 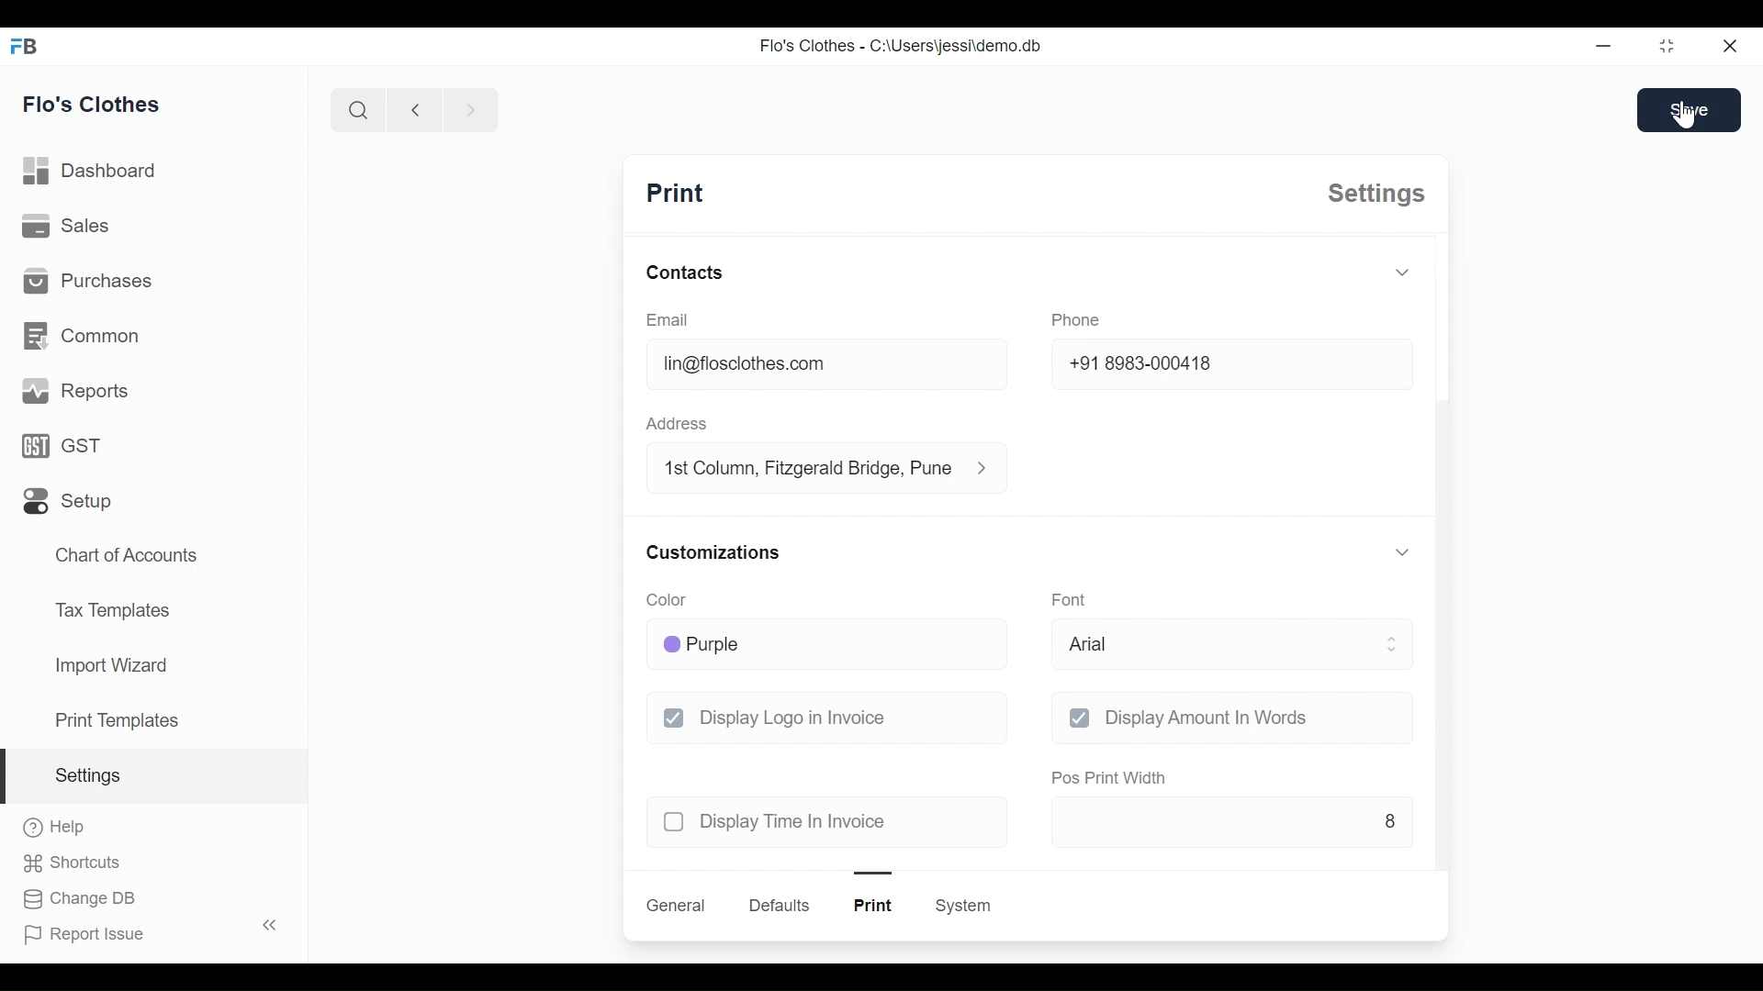 I want to click on phone, so click(x=1076, y=320).